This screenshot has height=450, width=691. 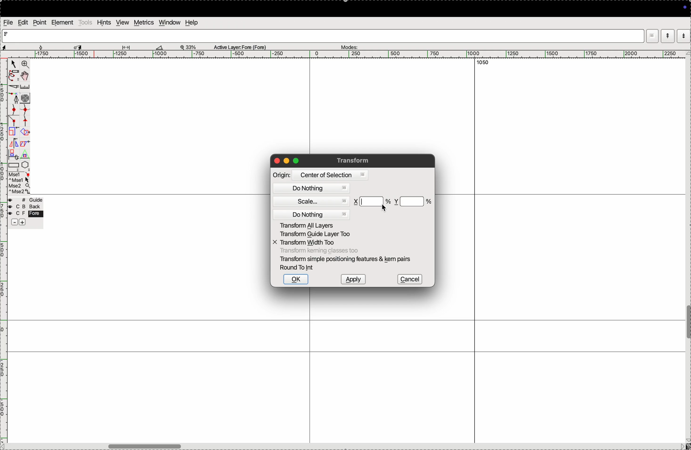 I want to click on ok, so click(x=296, y=279).